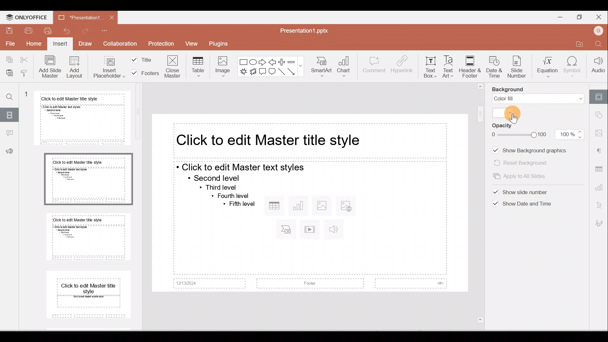 The width and height of the screenshot is (608, 342). Describe the element at coordinates (600, 31) in the screenshot. I see `Account name` at that location.